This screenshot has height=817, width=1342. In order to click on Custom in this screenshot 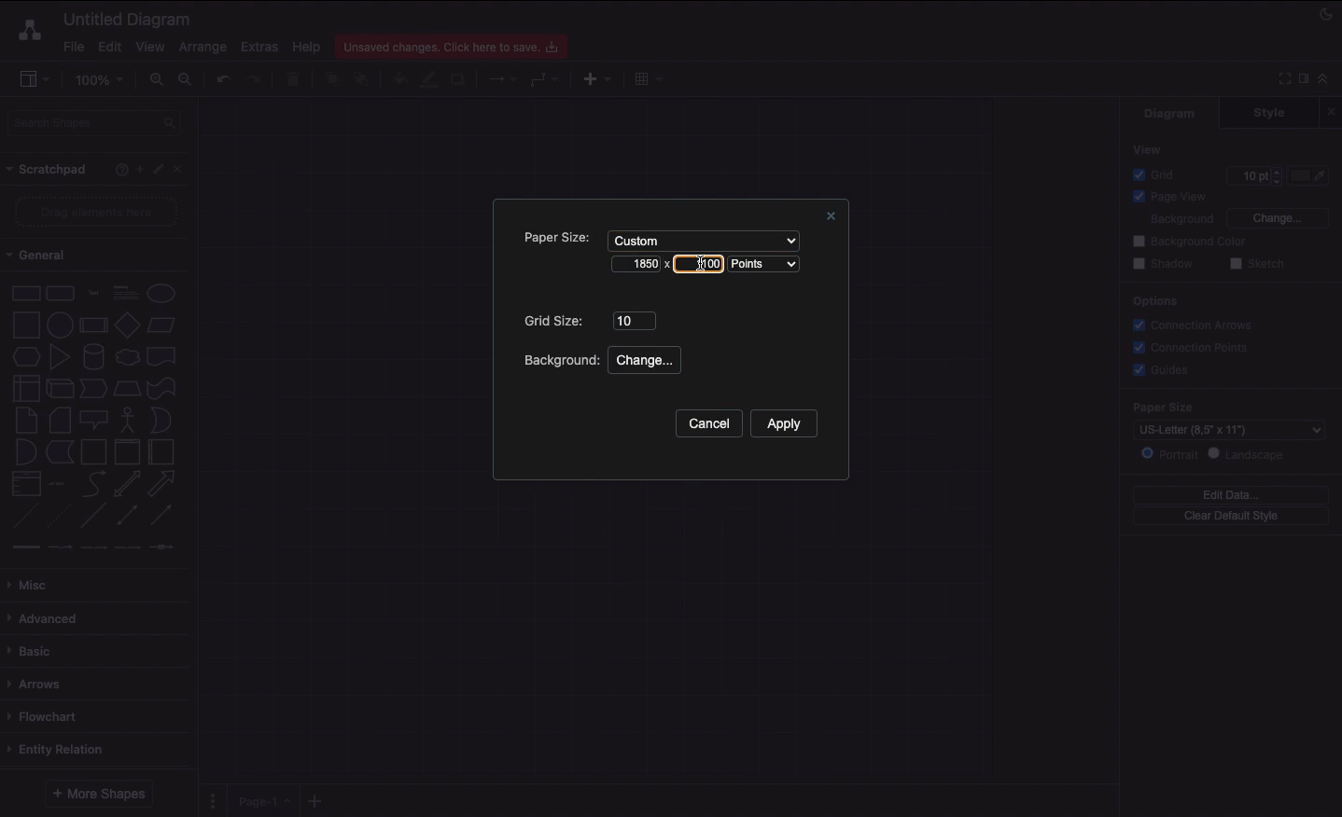, I will do `click(701, 239)`.